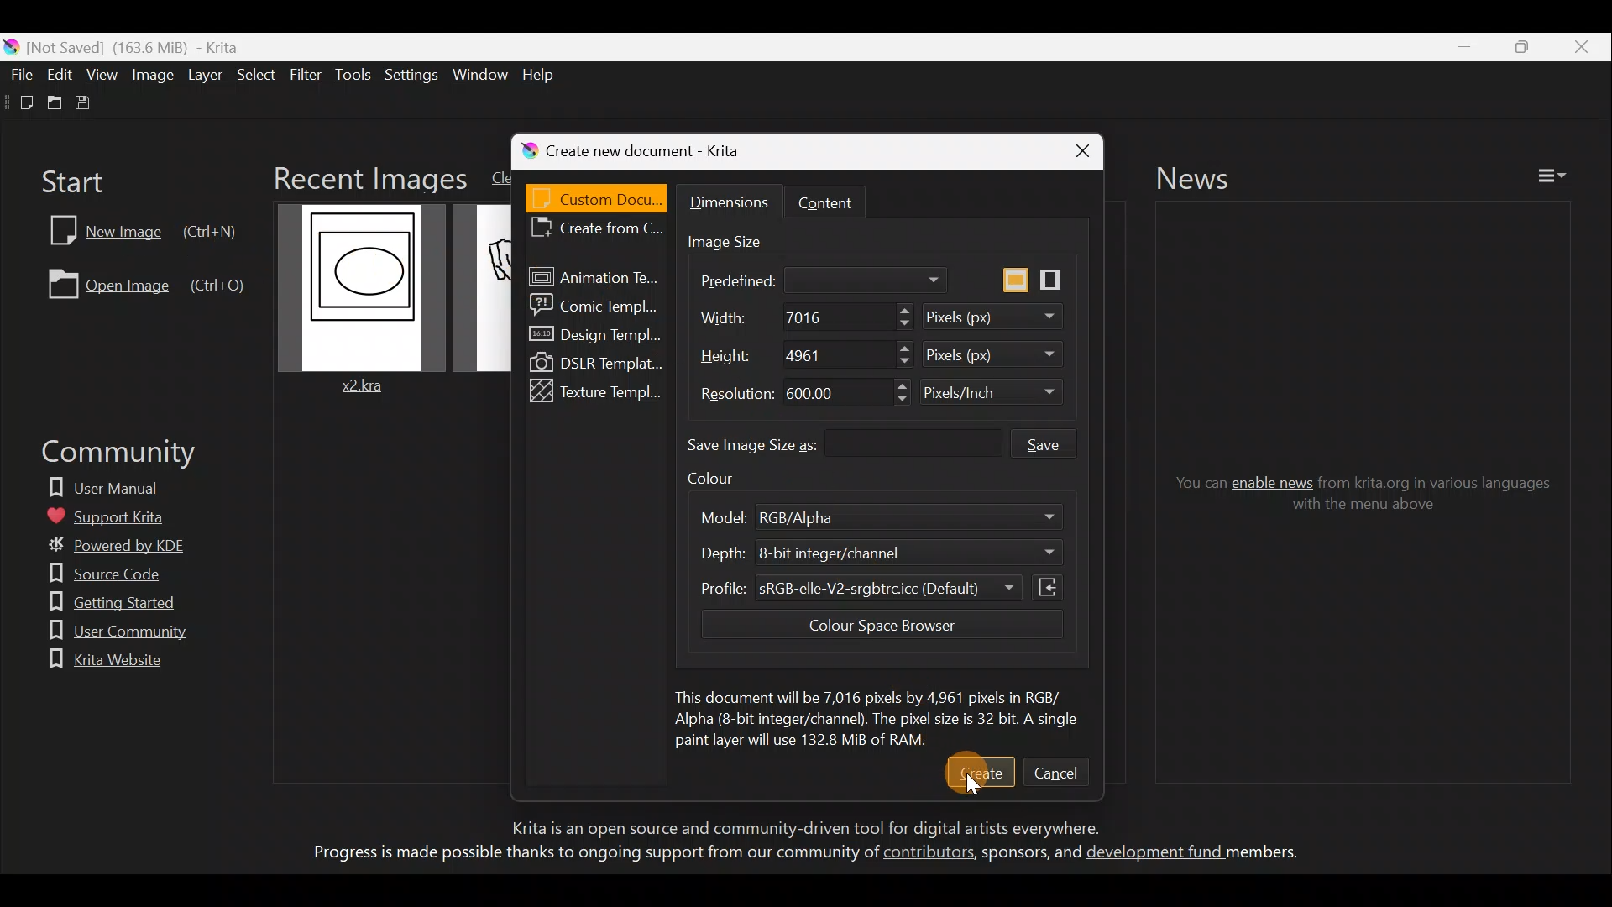  Describe the element at coordinates (1558, 176) in the screenshot. I see `News options` at that location.